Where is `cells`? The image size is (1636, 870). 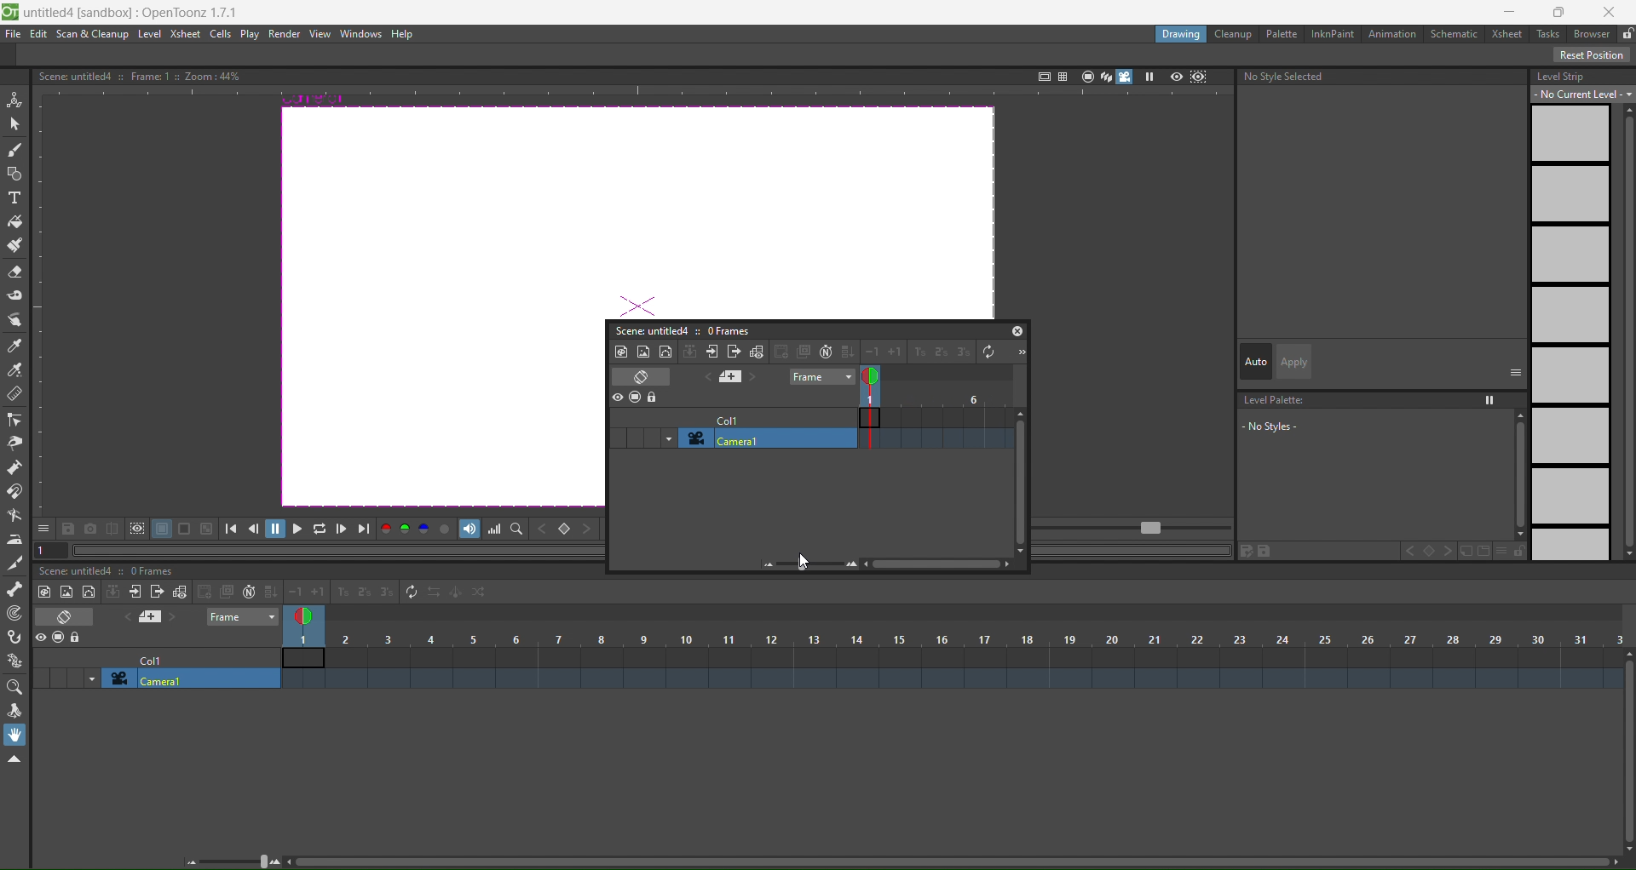
cells is located at coordinates (222, 33).